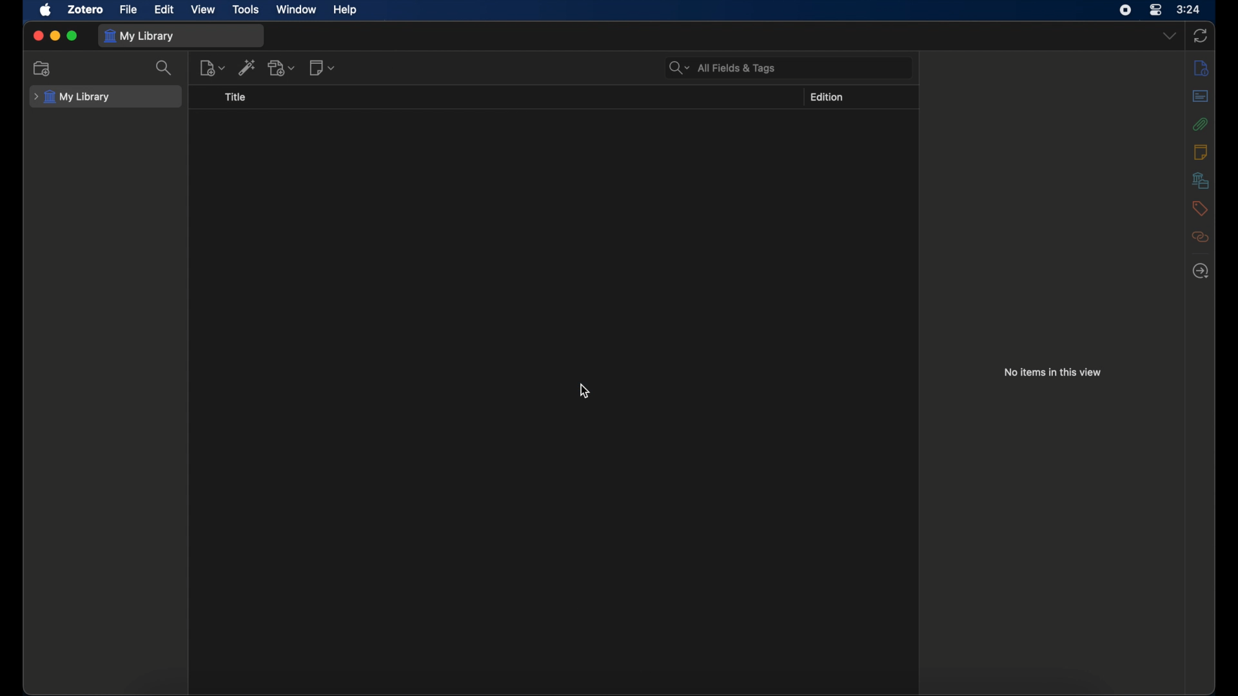 The width and height of the screenshot is (1238, 696). Describe the element at coordinates (165, 68) in the screenshot. I see `search` at that location.